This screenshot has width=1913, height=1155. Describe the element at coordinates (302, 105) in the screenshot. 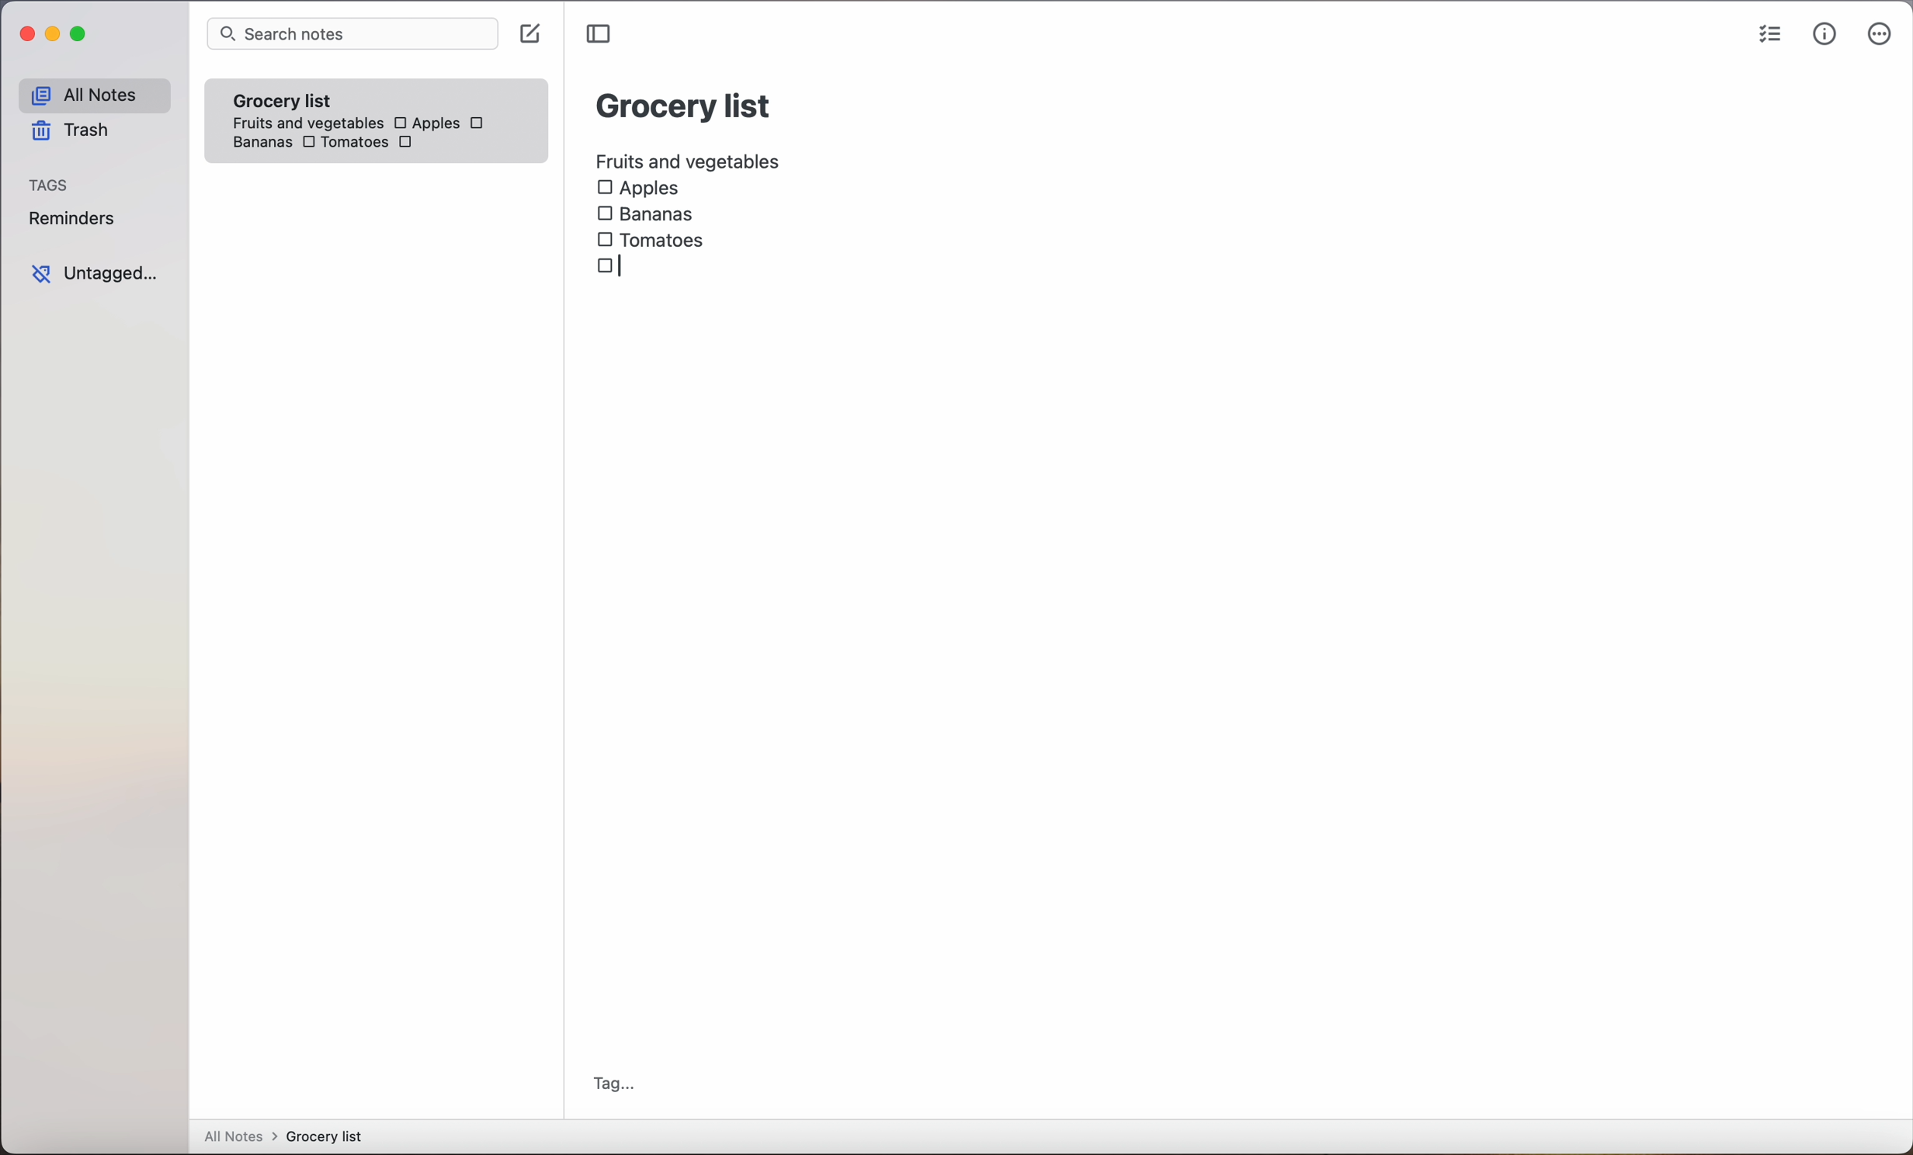

I see `grocery list note fruits and vegetables` at that location.